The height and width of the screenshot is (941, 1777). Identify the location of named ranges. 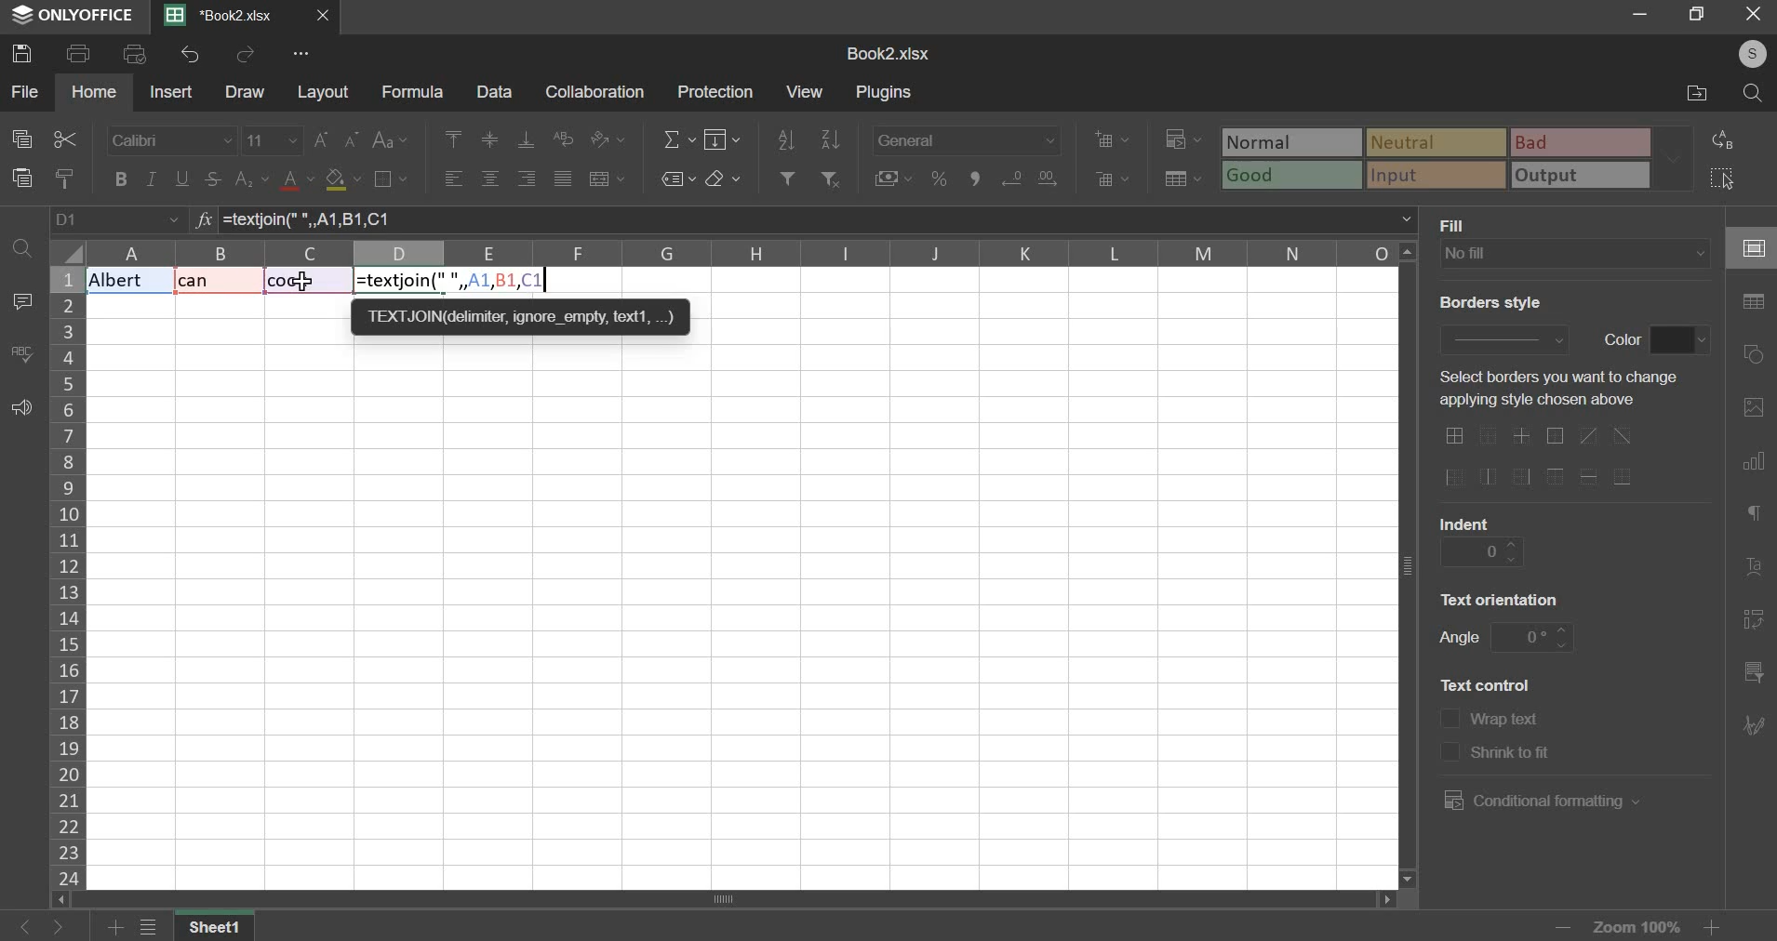
(676, 179).